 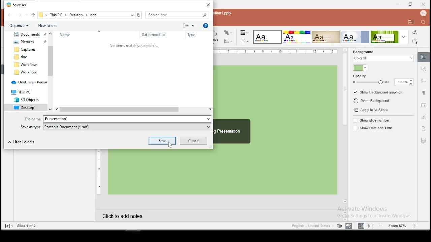 I want to click on Pictures, so click(x=29, y=41).